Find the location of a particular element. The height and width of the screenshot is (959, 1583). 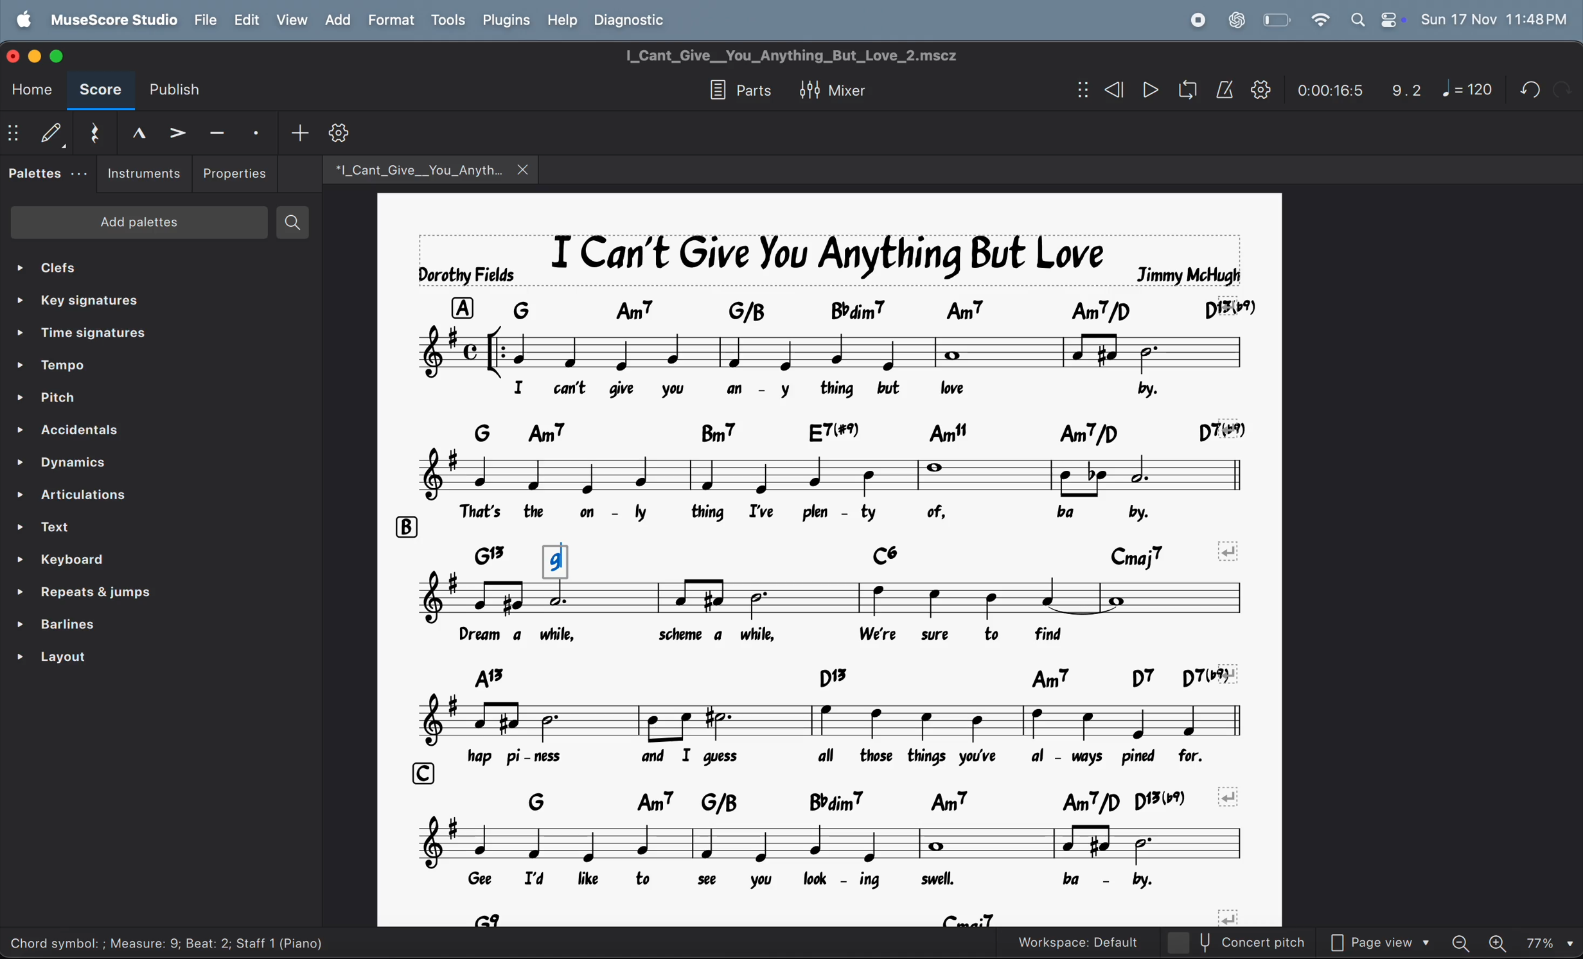

notes is located at coordinates (827, 842).